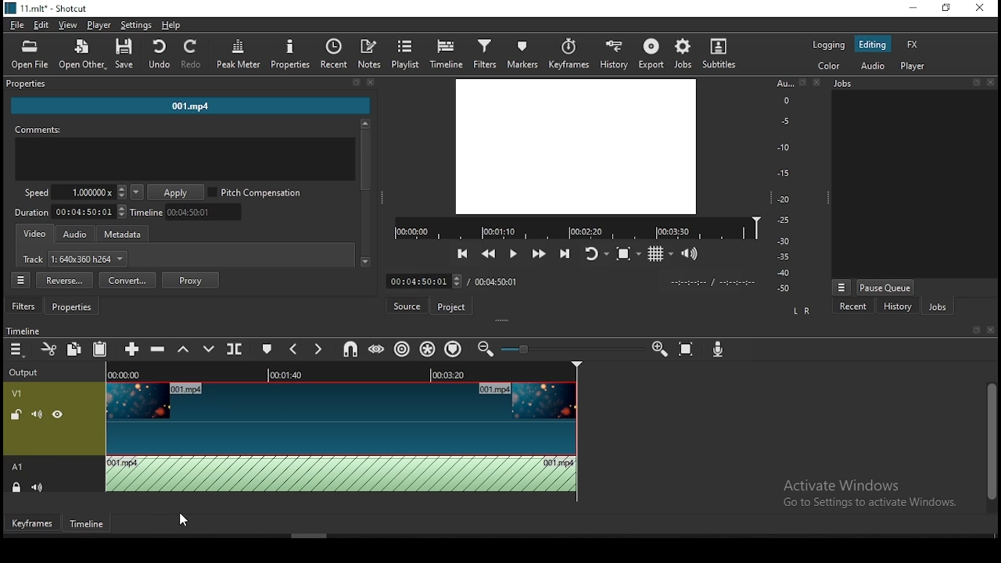  Describe the element at coordinates (828, 45) in the screenshot. I see `logging` at that location.